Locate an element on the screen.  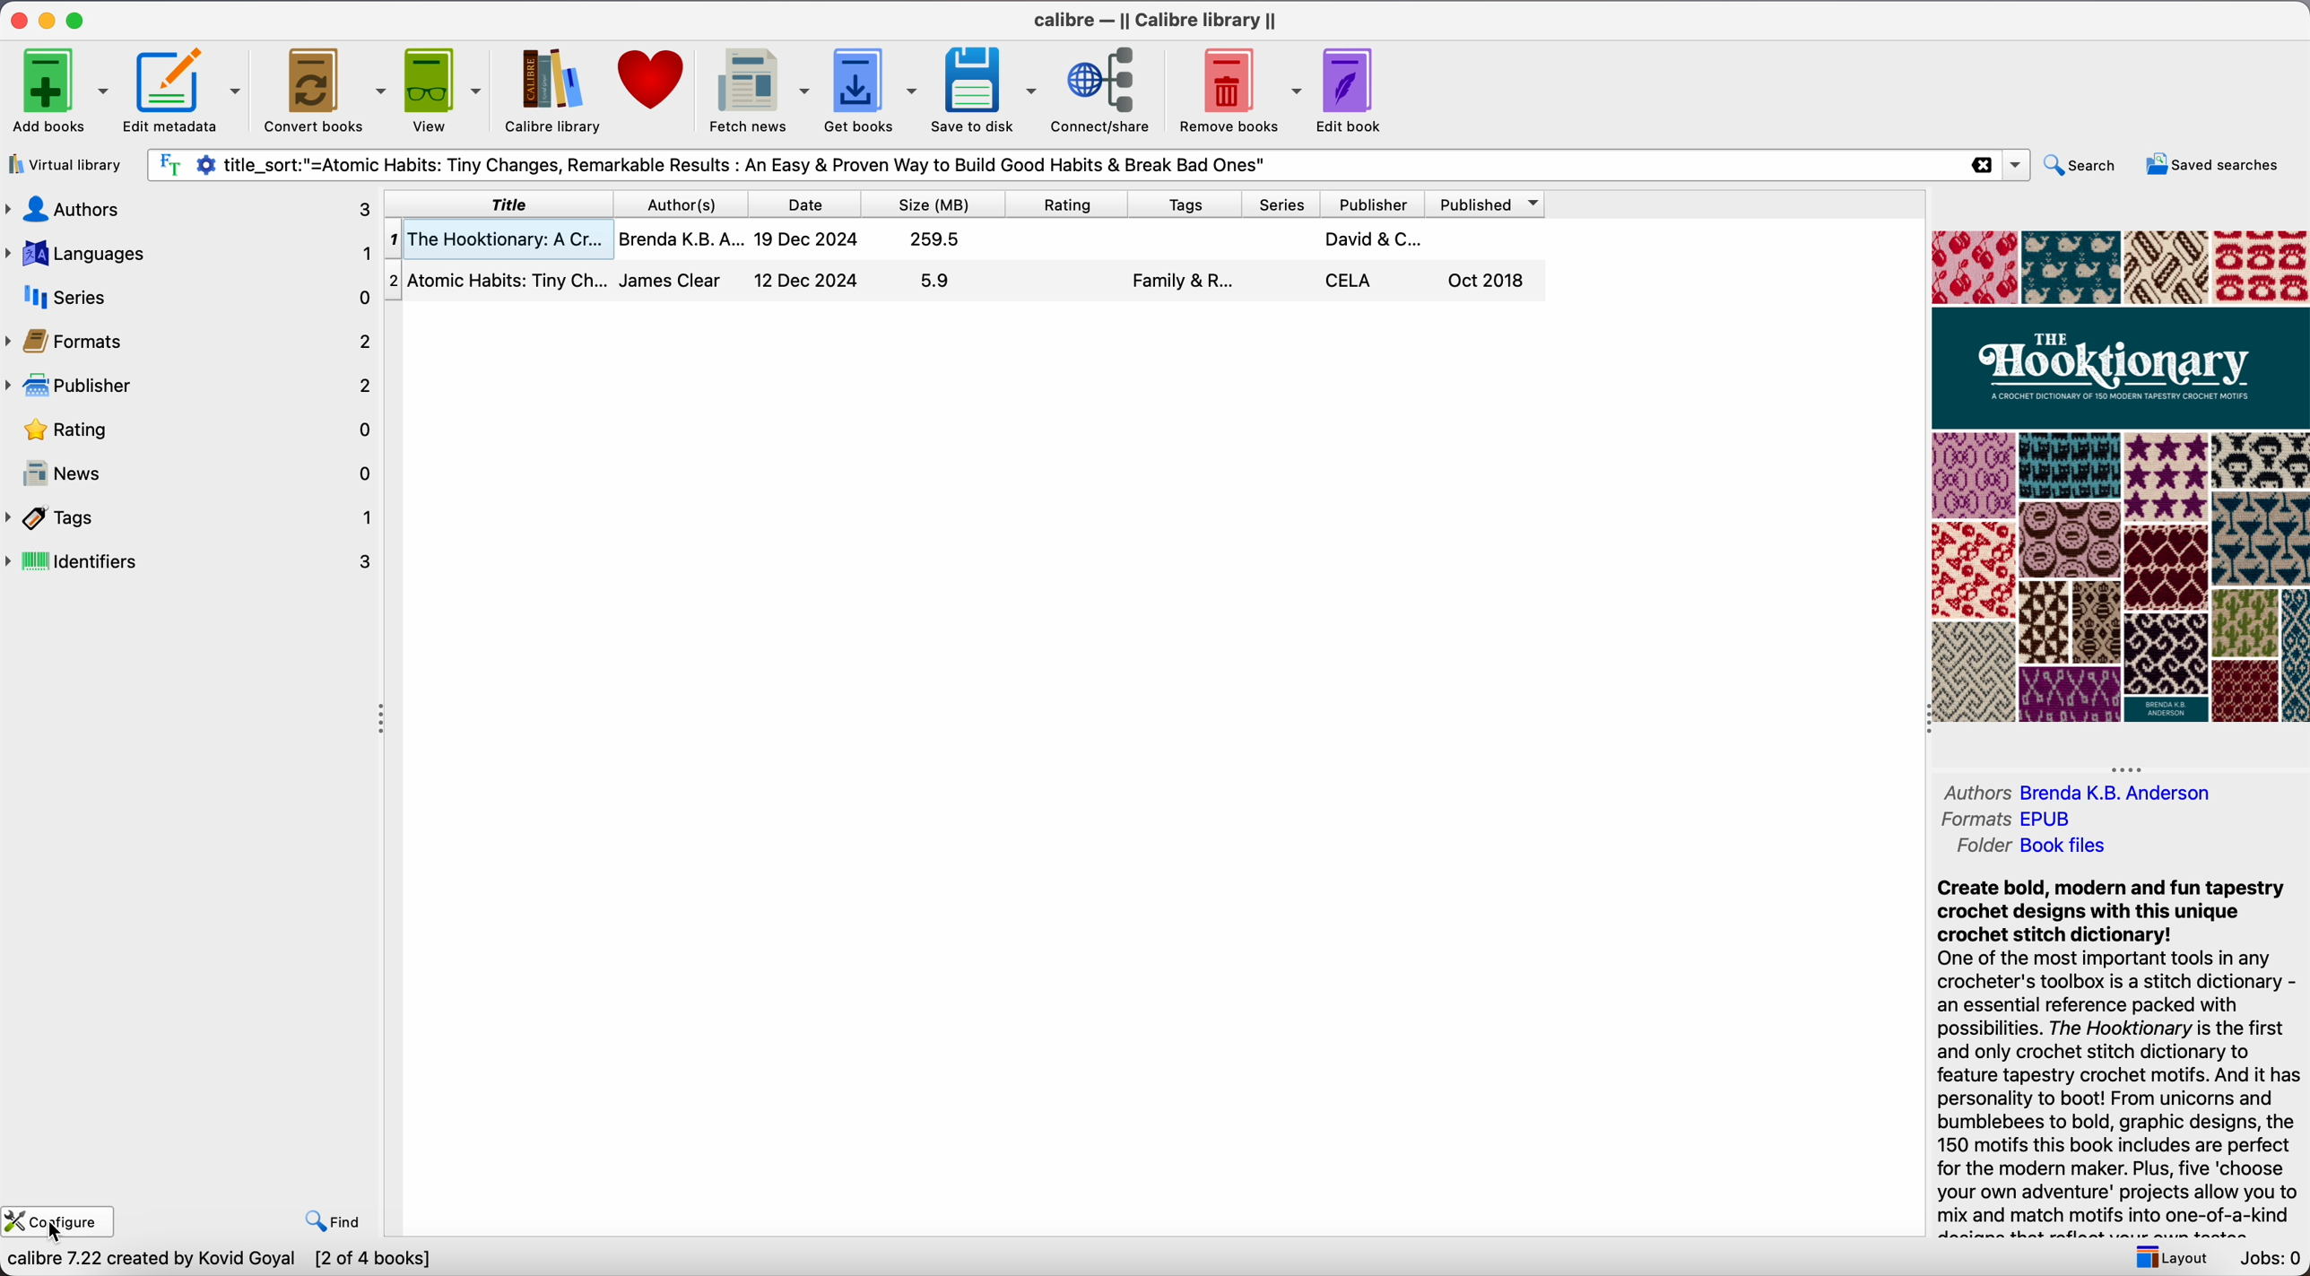
view is located at coordinates (441, 91).